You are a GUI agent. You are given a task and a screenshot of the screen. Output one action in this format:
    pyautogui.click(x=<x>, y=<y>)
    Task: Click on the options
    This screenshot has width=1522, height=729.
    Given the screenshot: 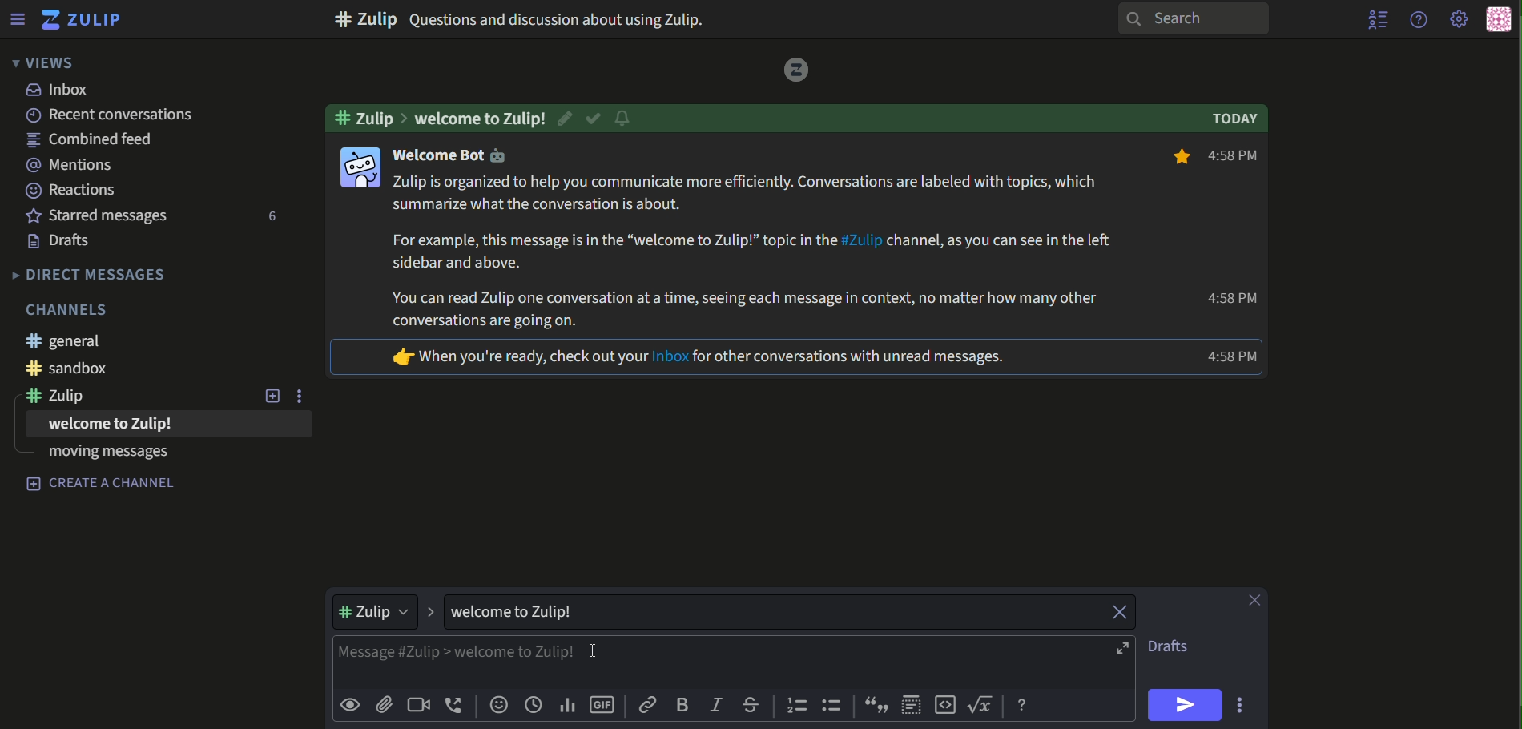 What is the action you would take?
    pyautogui.click(x=305, y=396)
    